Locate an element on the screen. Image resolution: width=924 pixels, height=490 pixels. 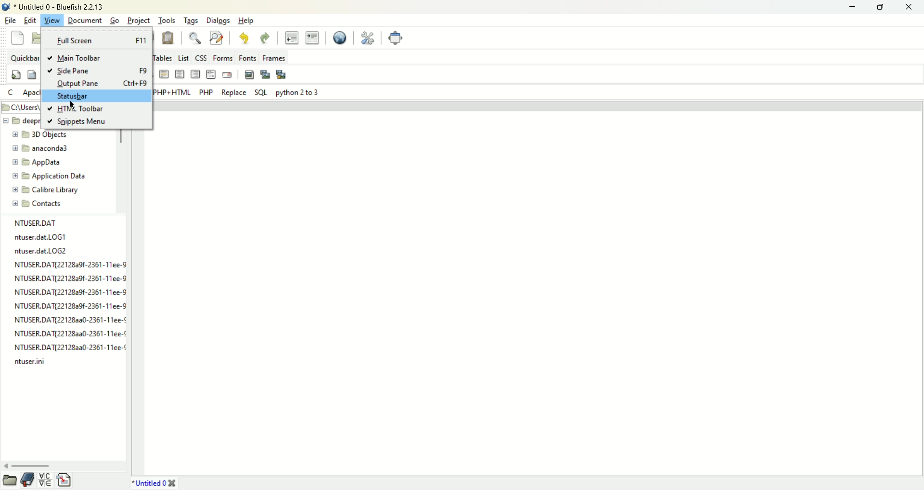
paste is located at coordinates (168, 37).